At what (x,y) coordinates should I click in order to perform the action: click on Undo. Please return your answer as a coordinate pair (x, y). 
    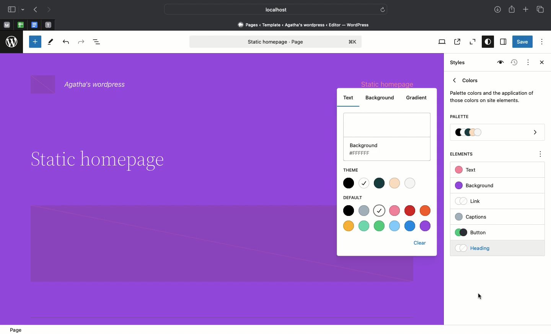
    Looking at the image, I should click on (66, 42).